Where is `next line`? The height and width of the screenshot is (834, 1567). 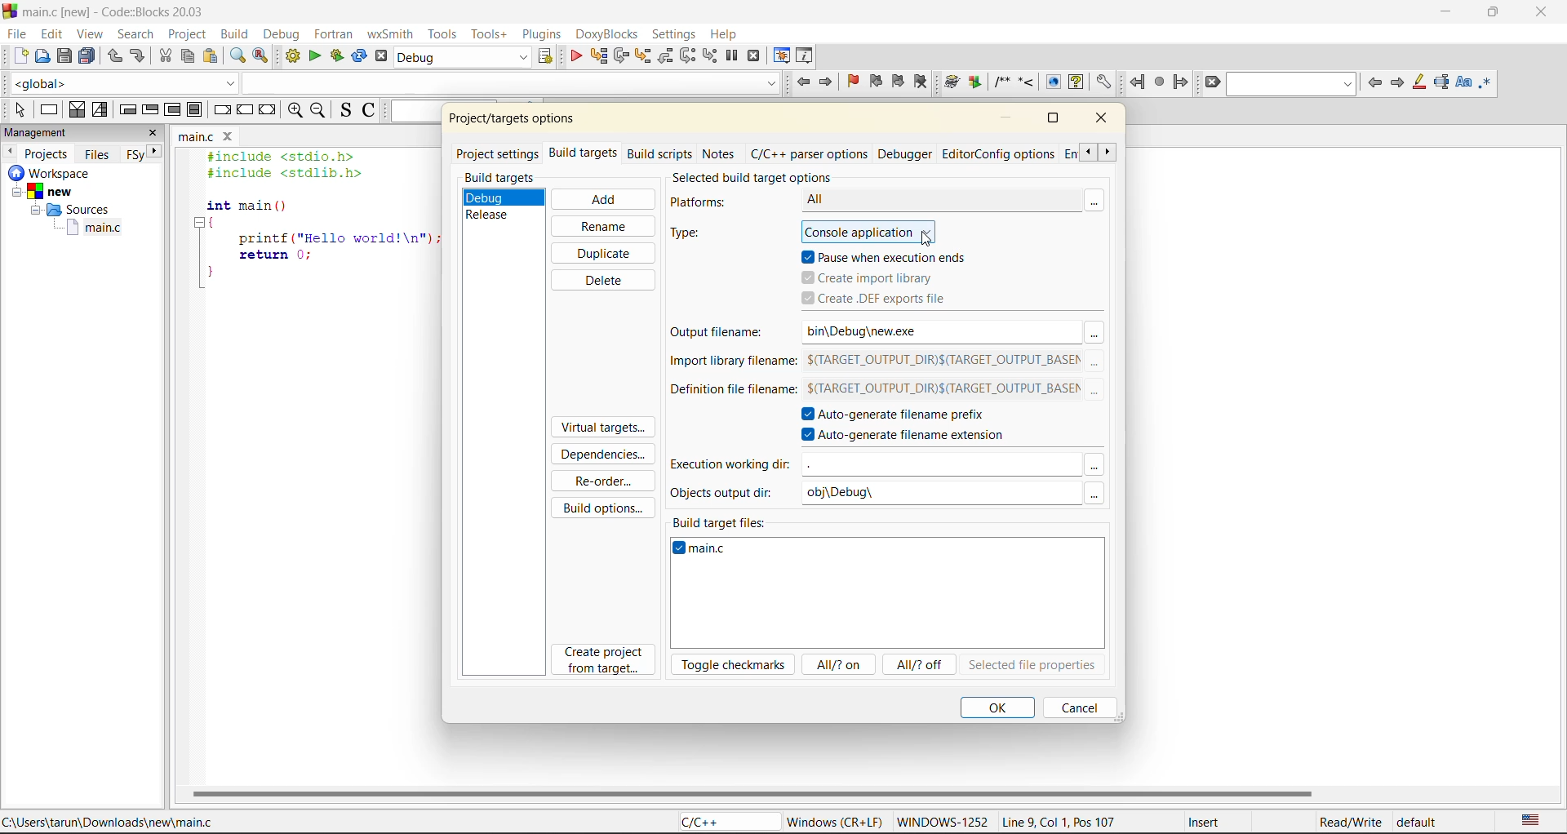
next line is located at coordinates (621, 55).